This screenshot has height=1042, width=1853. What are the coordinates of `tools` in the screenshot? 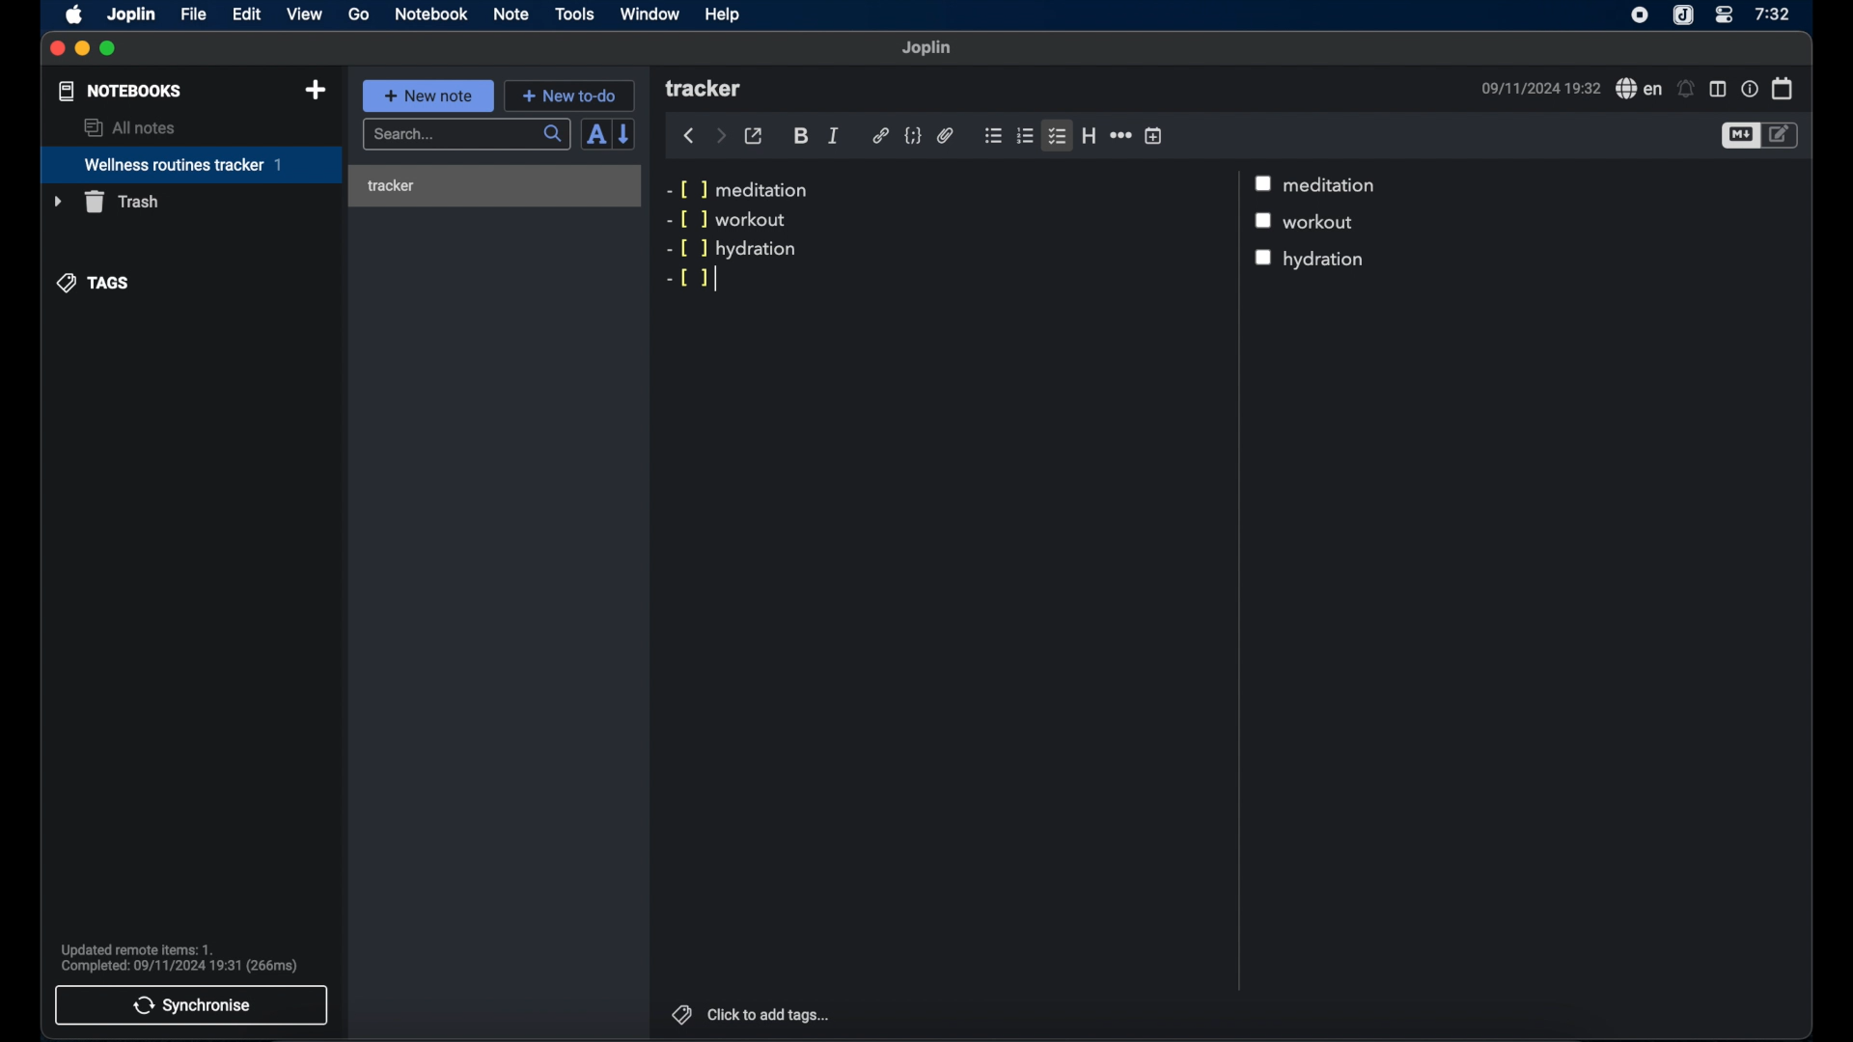 It's located at (575, 14).